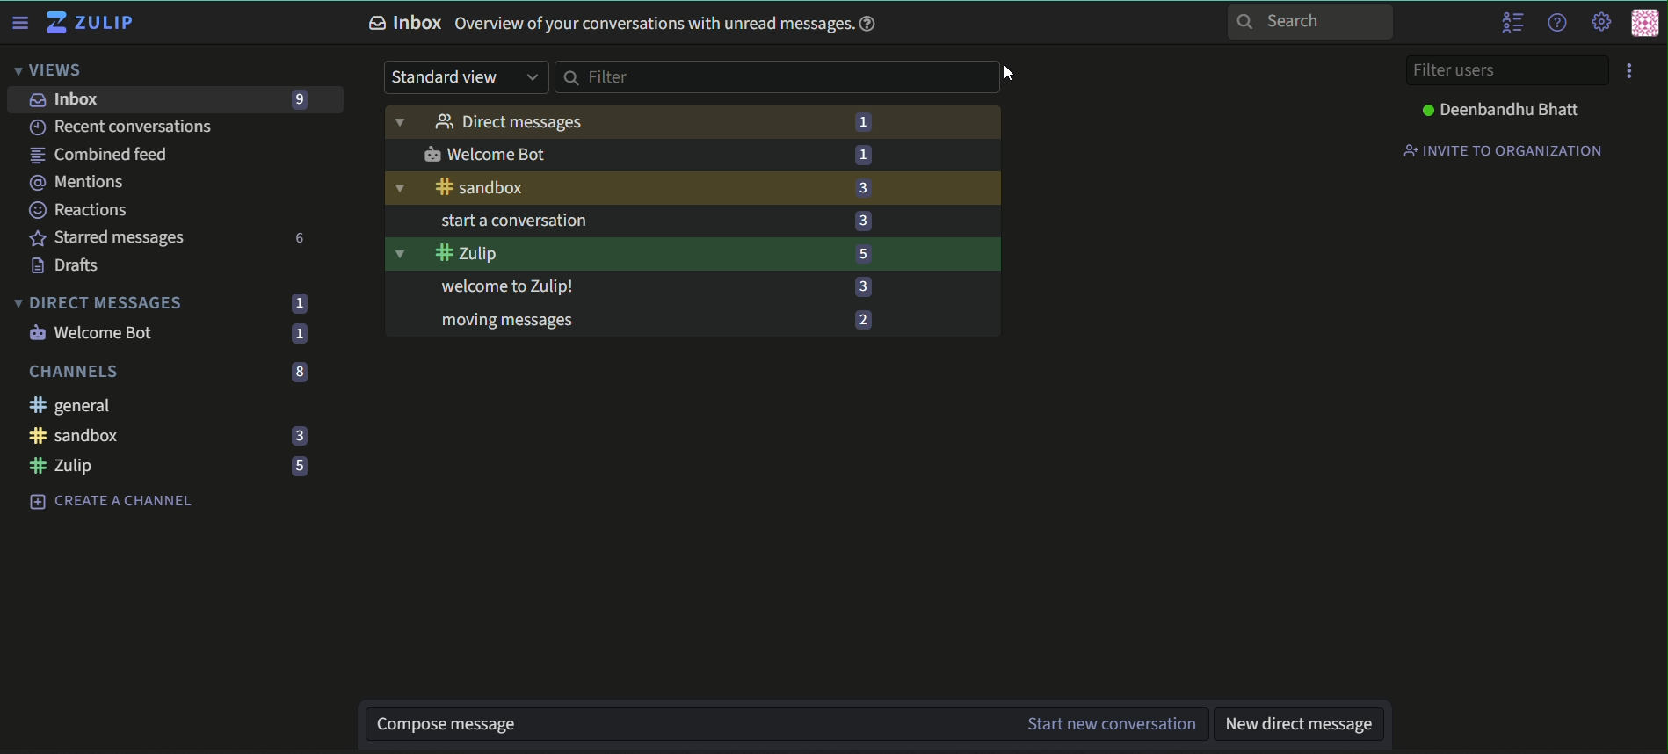  I want to click on Standard view, so click(464, 78).